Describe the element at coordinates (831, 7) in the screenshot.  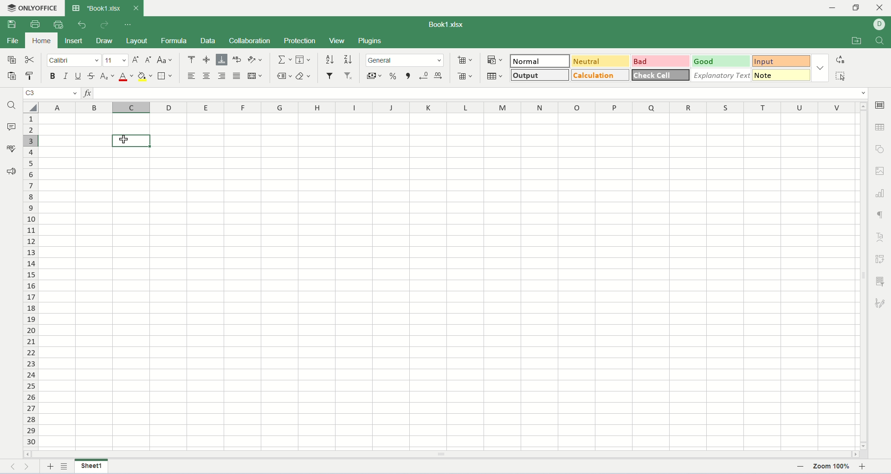
I see `minimize` at that location.